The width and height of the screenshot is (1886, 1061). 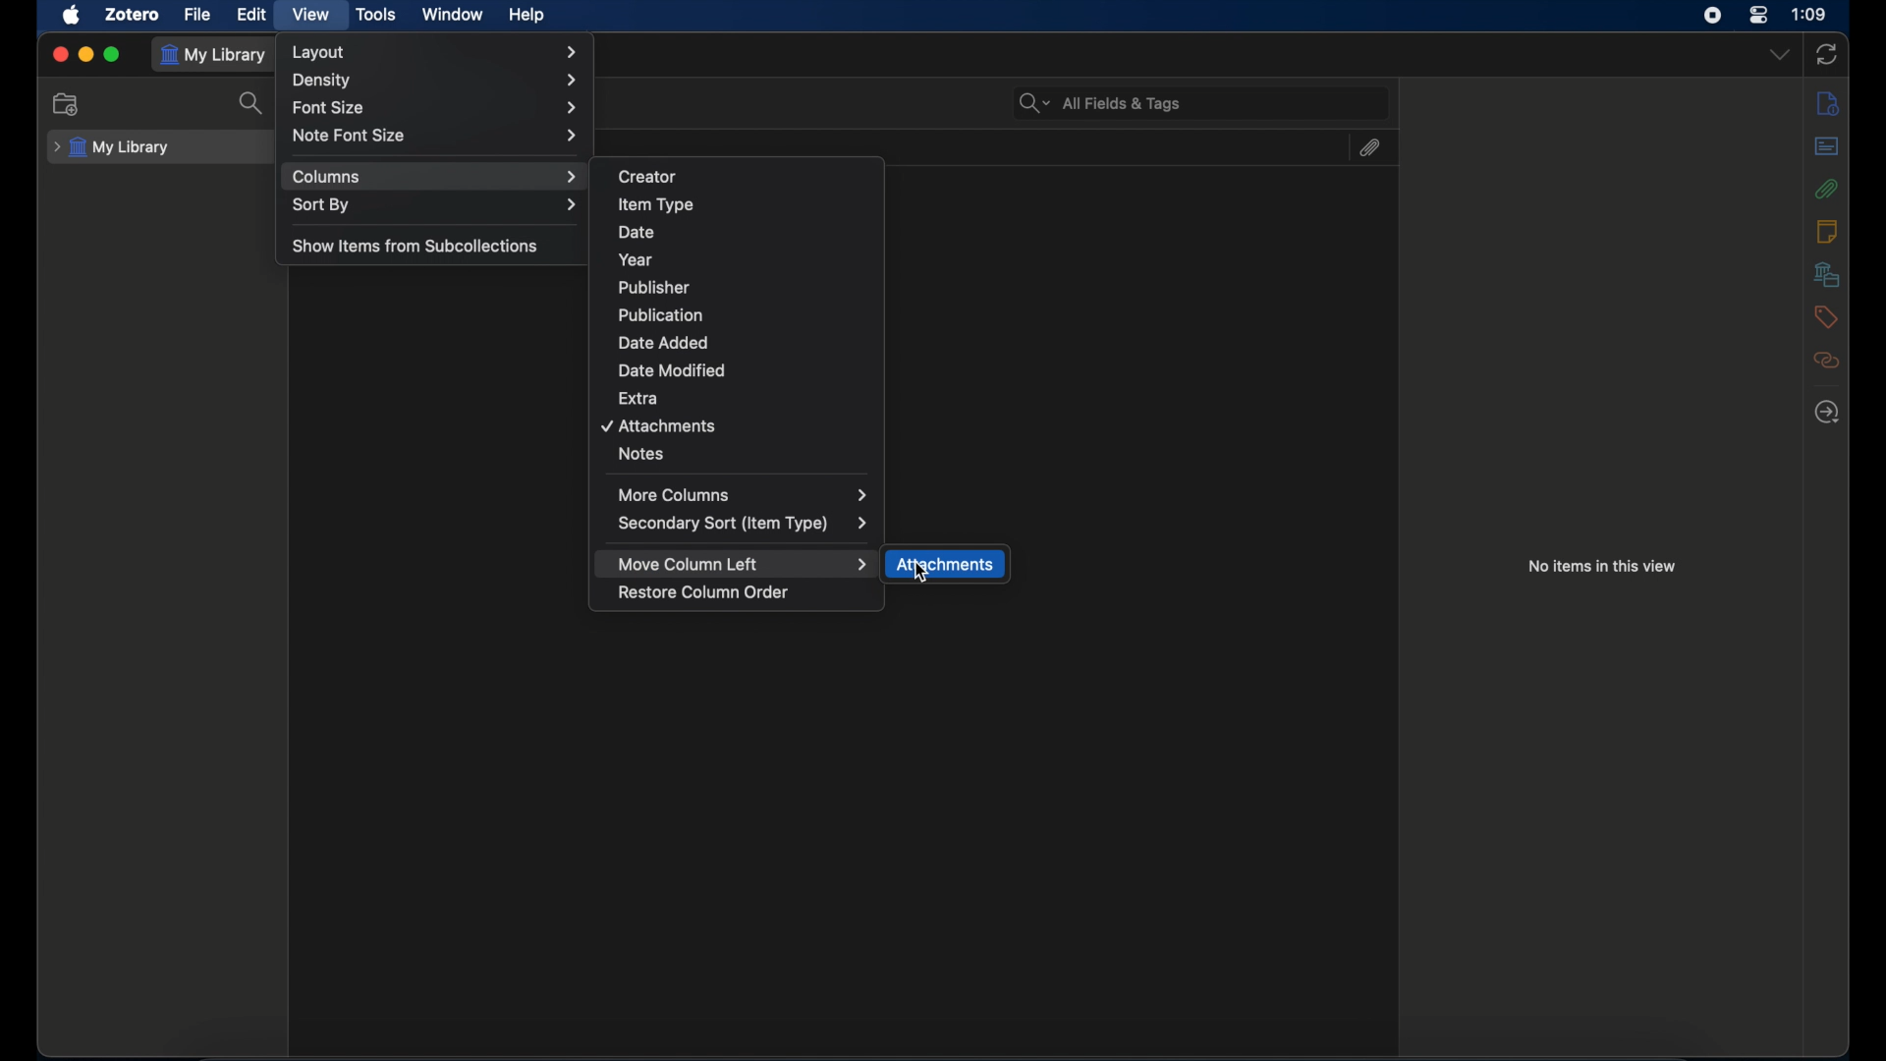 What do you see at coordinates (452, 15) in the screenshot?
I see `window` at bounding box center [452, 15].